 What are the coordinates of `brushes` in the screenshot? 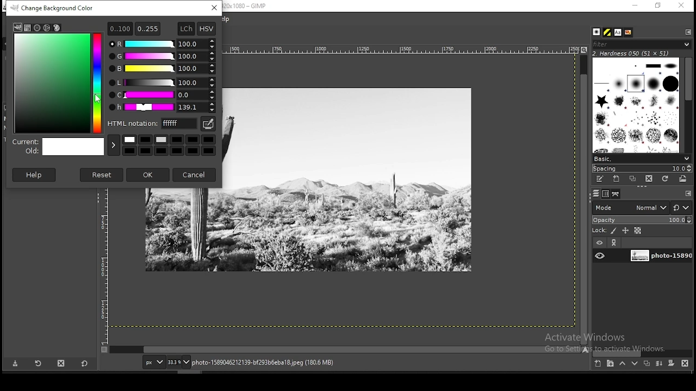 It's located at (637, 105).